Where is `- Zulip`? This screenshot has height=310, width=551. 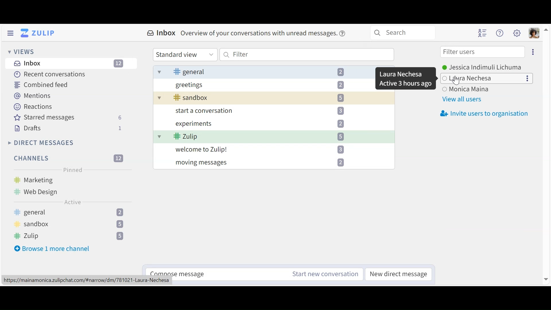
- Zulip is located at coordinates (261, 137).